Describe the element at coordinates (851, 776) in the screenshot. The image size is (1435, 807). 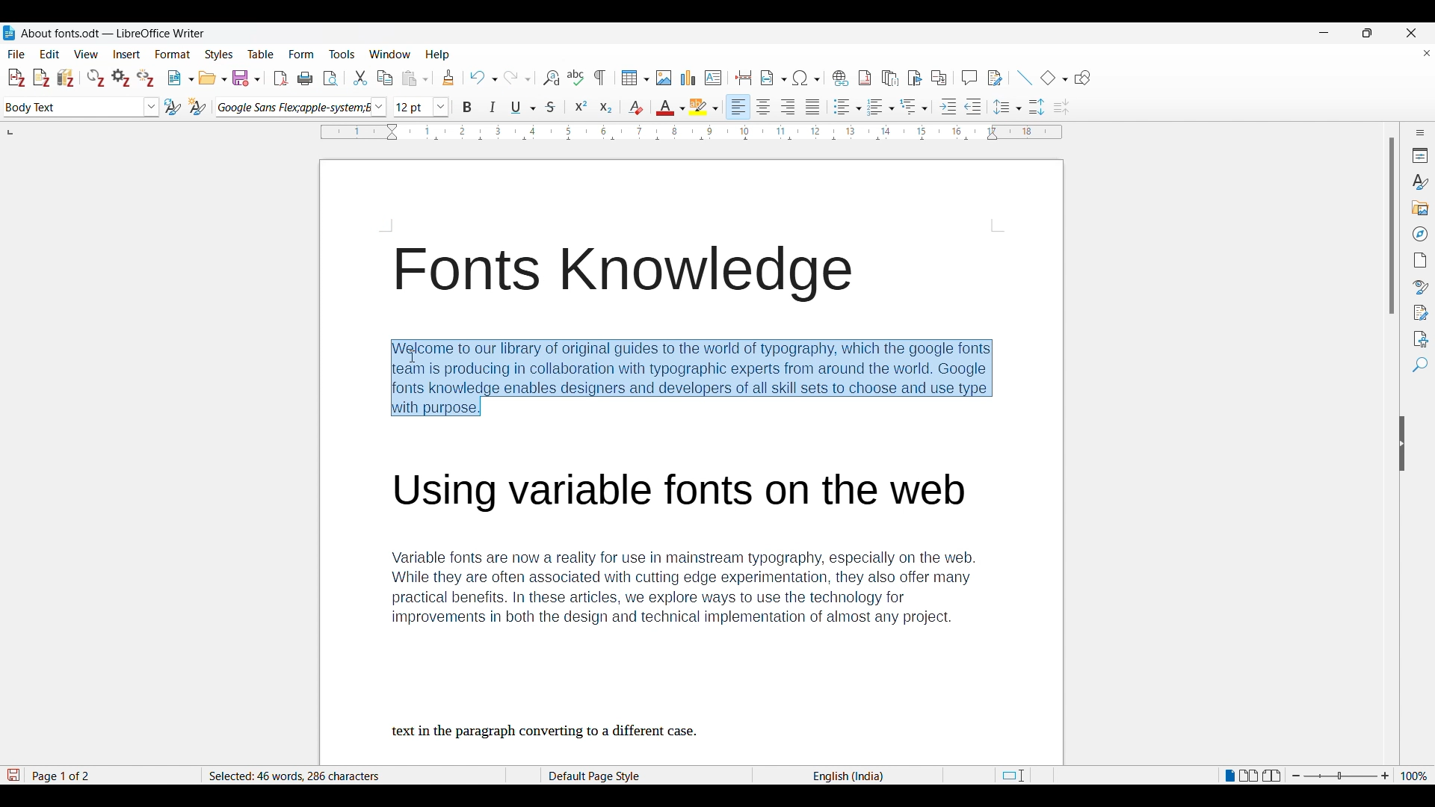
I see `Current language` at that location.